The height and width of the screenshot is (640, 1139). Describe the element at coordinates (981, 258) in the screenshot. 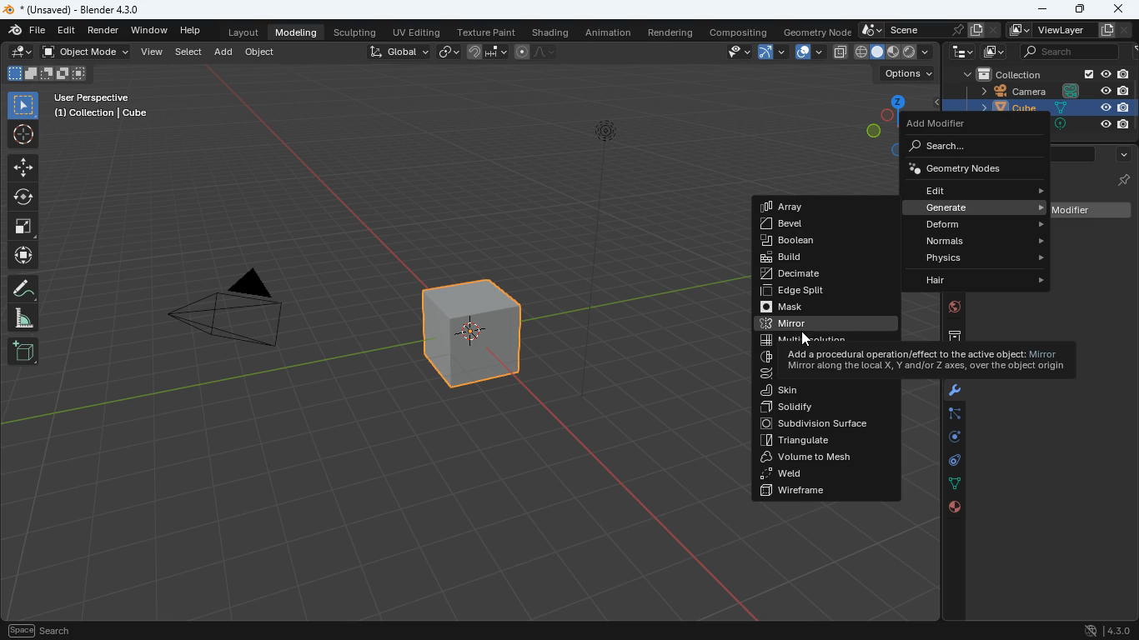

I see `physics` at that location.